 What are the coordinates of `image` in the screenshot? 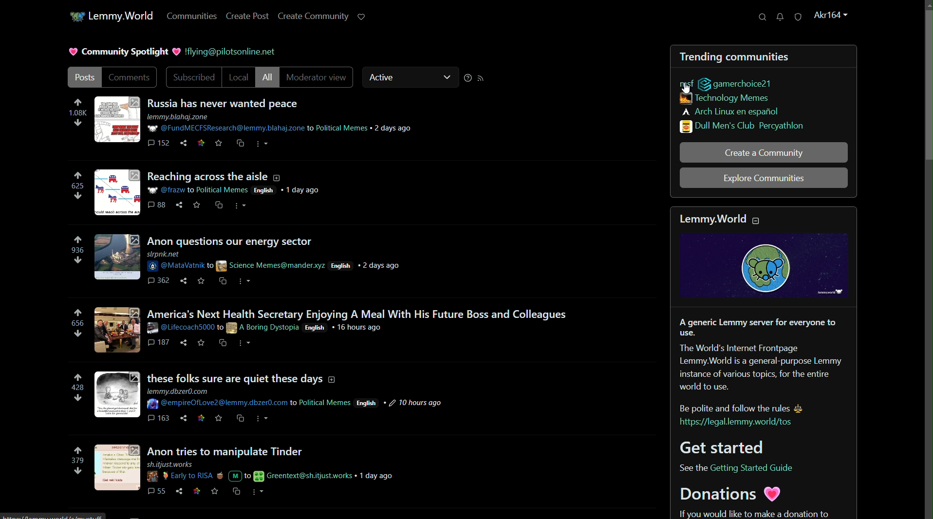 It's located at (115, 468).